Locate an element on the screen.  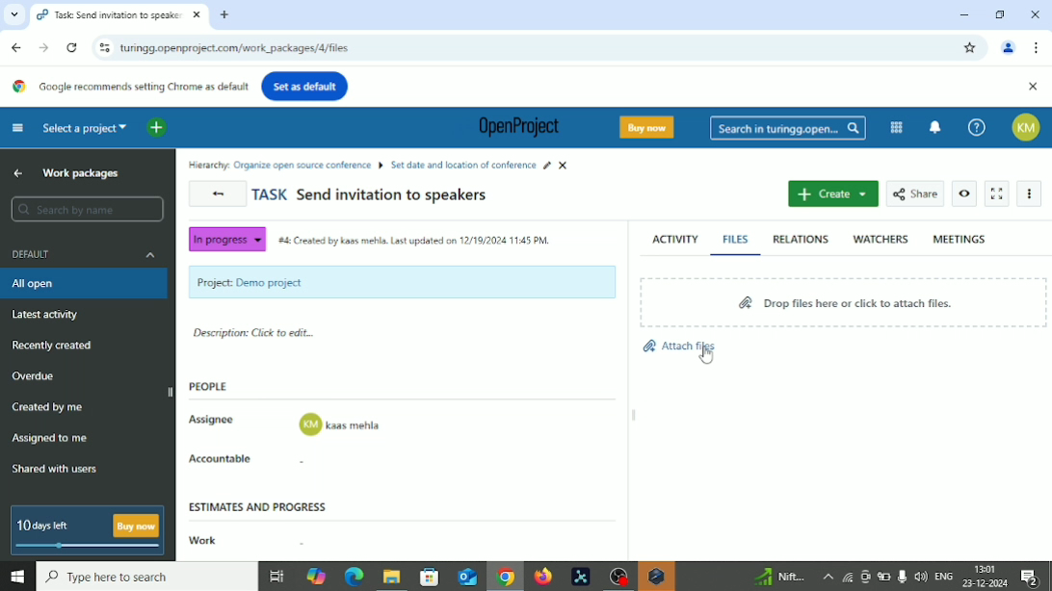
Drop files here or click to attach files is located at coordinates (845, 302).